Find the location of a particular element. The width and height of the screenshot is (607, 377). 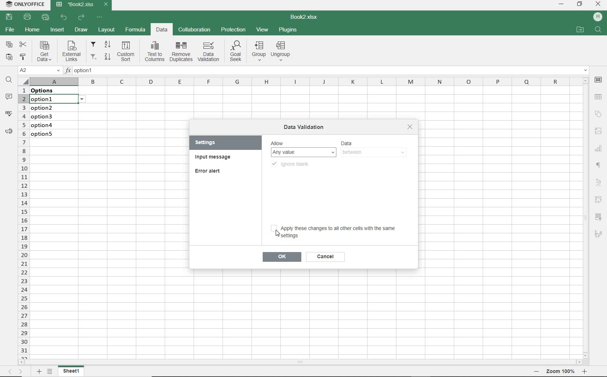

DATA VALIDATION is located at coordinates (306, 126).